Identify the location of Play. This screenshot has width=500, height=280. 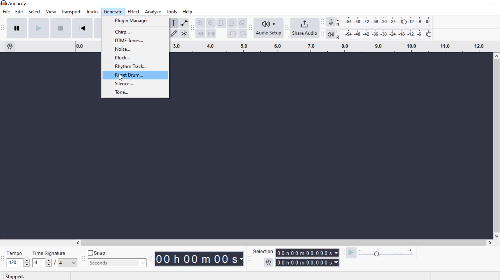
(38, 28).